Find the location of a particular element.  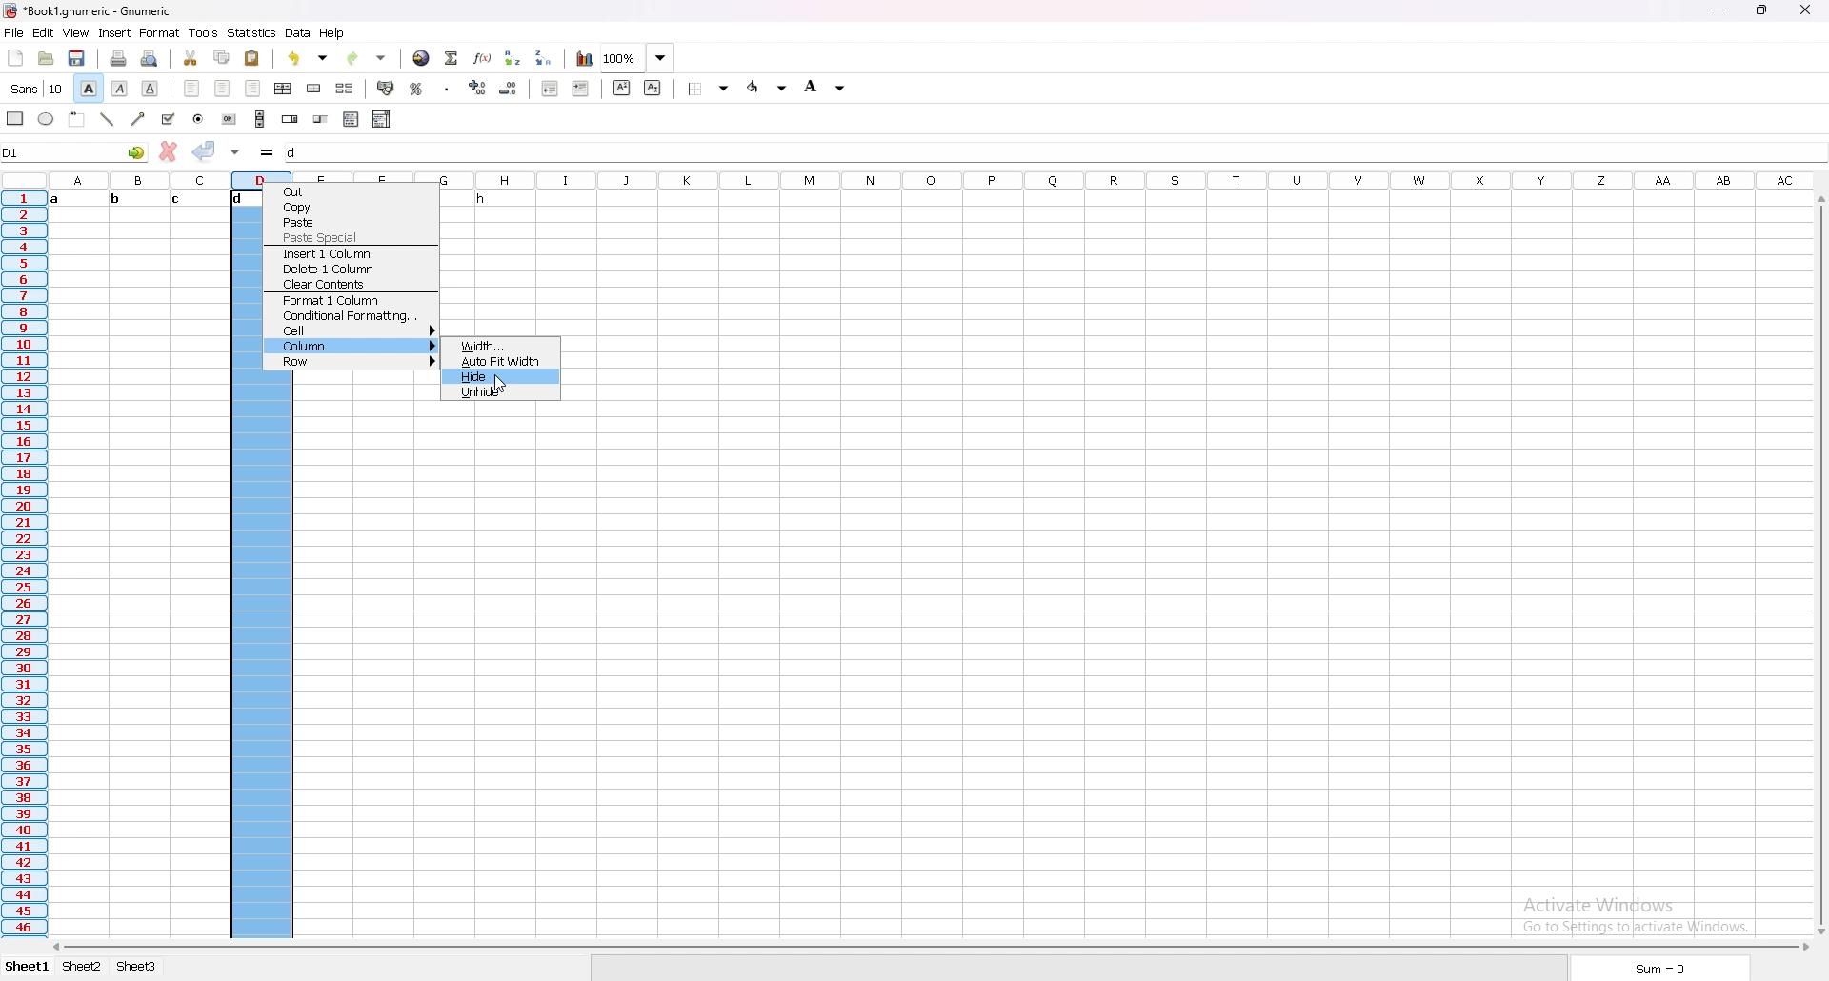

paste is located at coordinates (252, 58).